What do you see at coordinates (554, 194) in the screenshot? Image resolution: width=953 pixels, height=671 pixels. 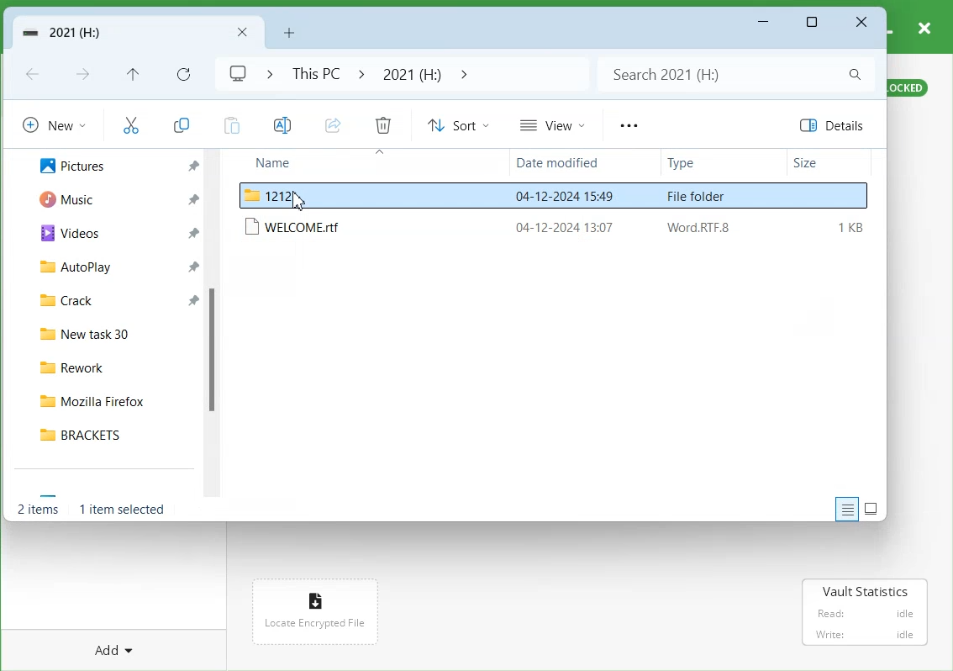 I see `file folder` at bounding box center [554, 194].